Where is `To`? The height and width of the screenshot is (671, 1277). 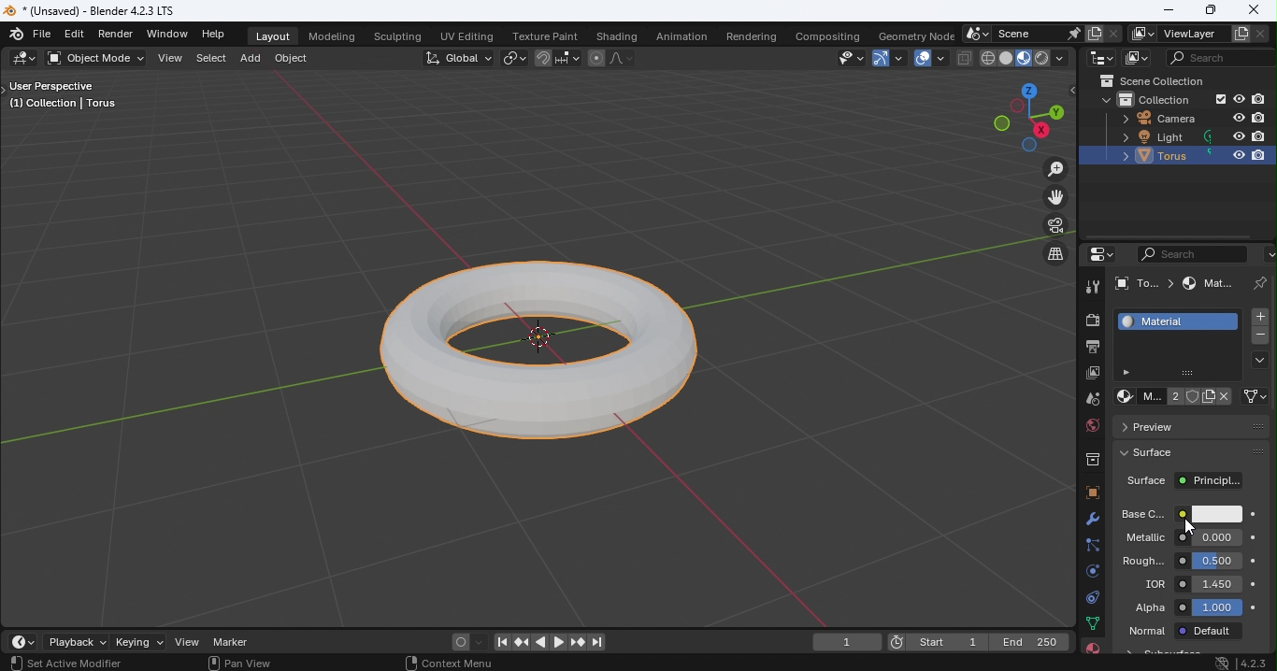 To is located at coordinates (1143, 282).